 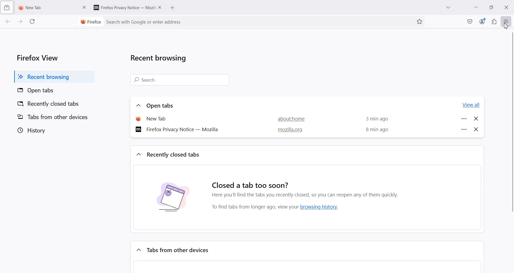 I want to click on Minimize, so click(x=476, y=7).